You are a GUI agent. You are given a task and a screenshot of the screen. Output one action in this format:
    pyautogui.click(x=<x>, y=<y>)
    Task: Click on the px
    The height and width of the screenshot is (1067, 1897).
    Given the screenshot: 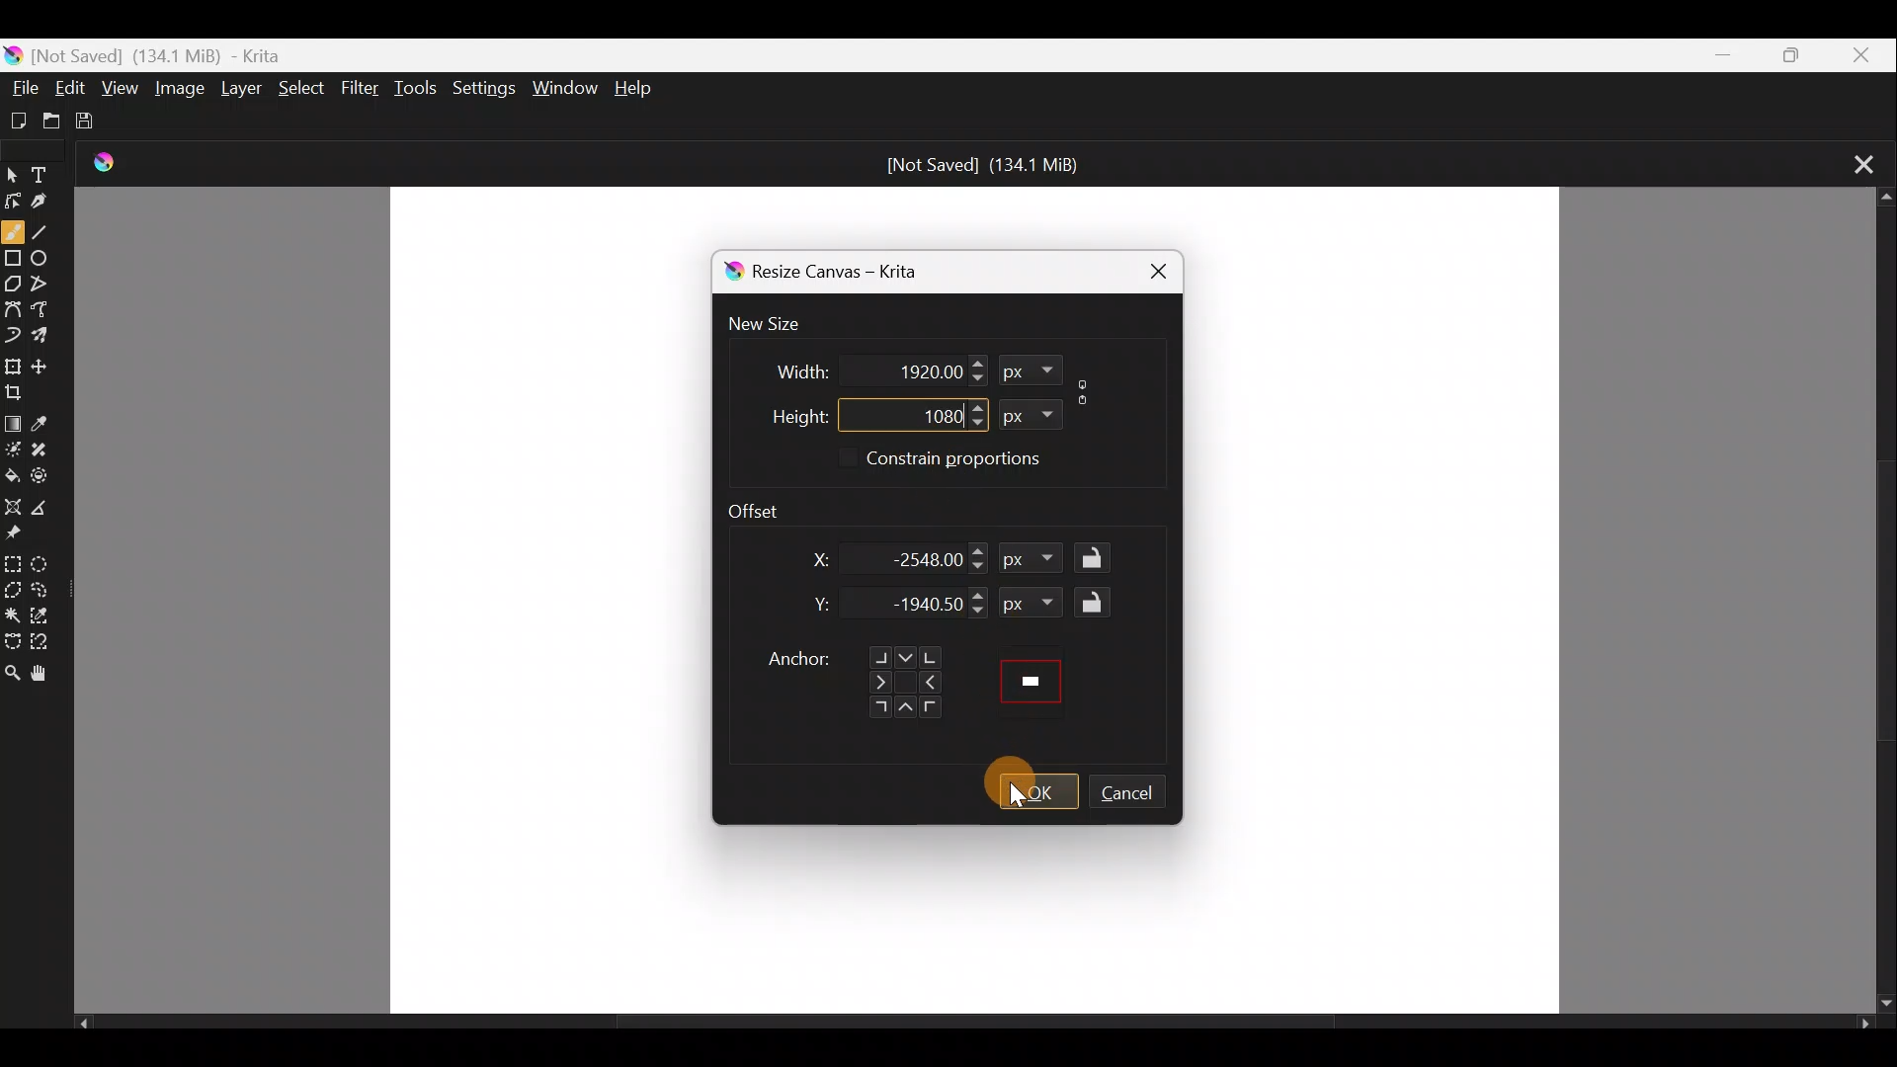 What is the action you would take?
    pyautogui.click(x=1030, y=370)
    